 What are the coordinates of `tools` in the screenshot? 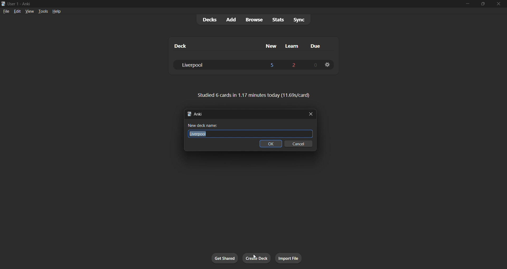 It's located at (44, 11).